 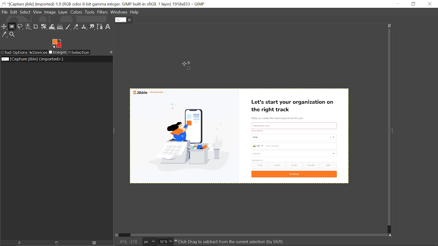 What do you see at coordinates (294, 146) in the screenshot?
I see `Phone Number` at bounding box center [294, 146].